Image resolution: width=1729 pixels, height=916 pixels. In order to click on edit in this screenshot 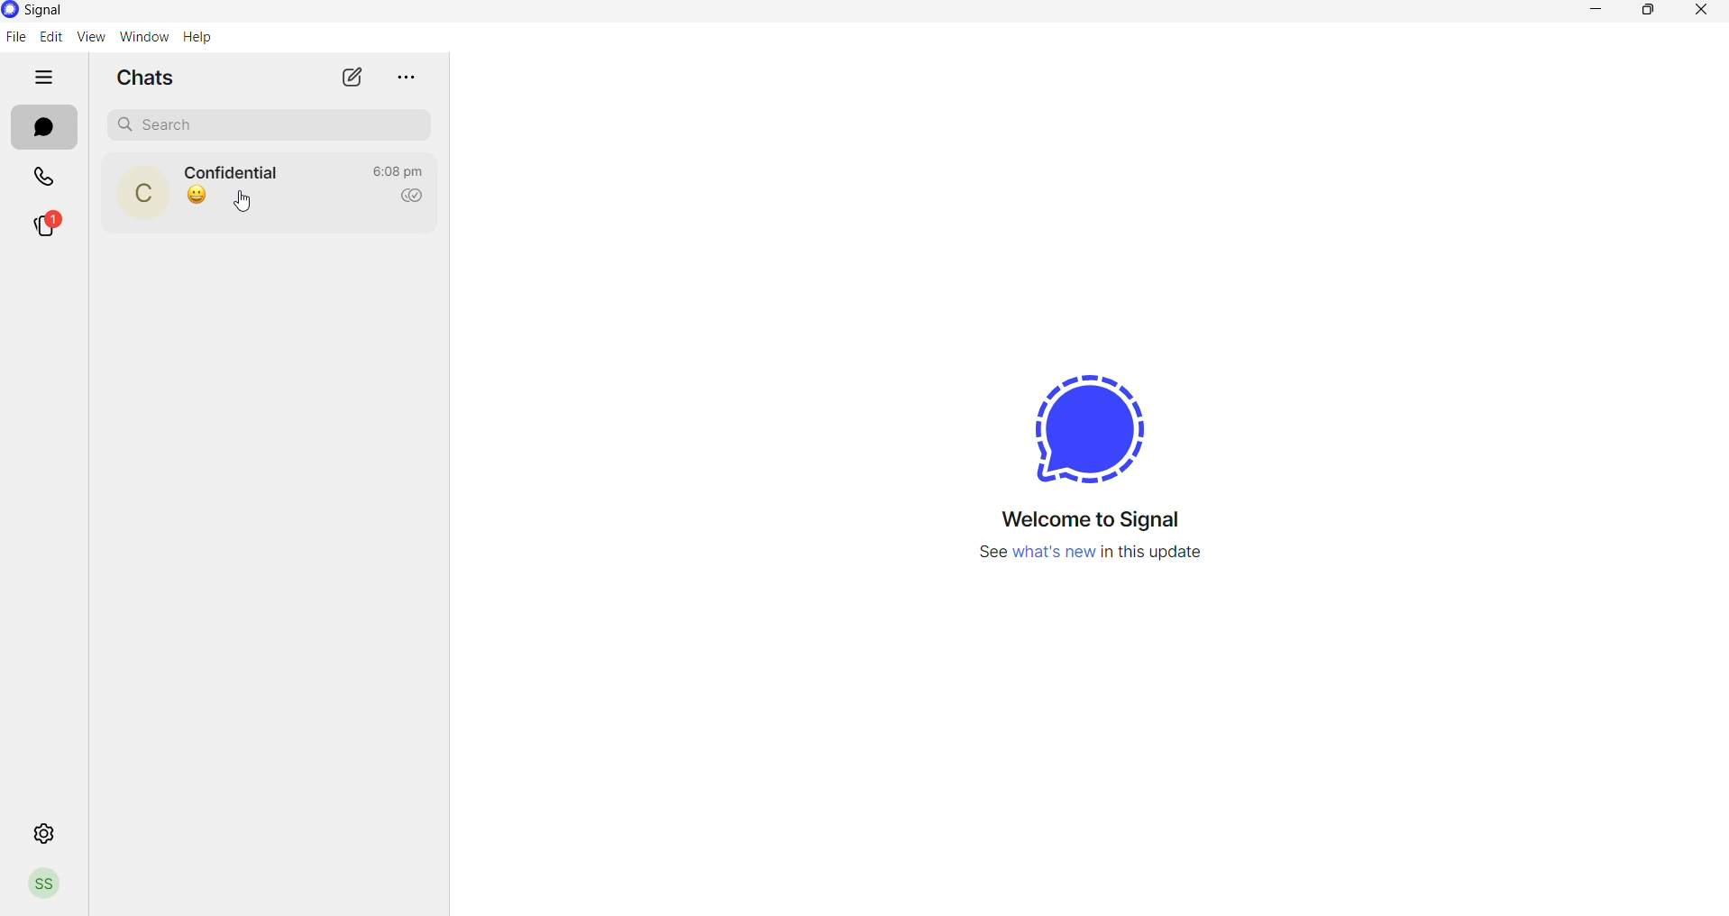, I will do `click(50, 37)`.